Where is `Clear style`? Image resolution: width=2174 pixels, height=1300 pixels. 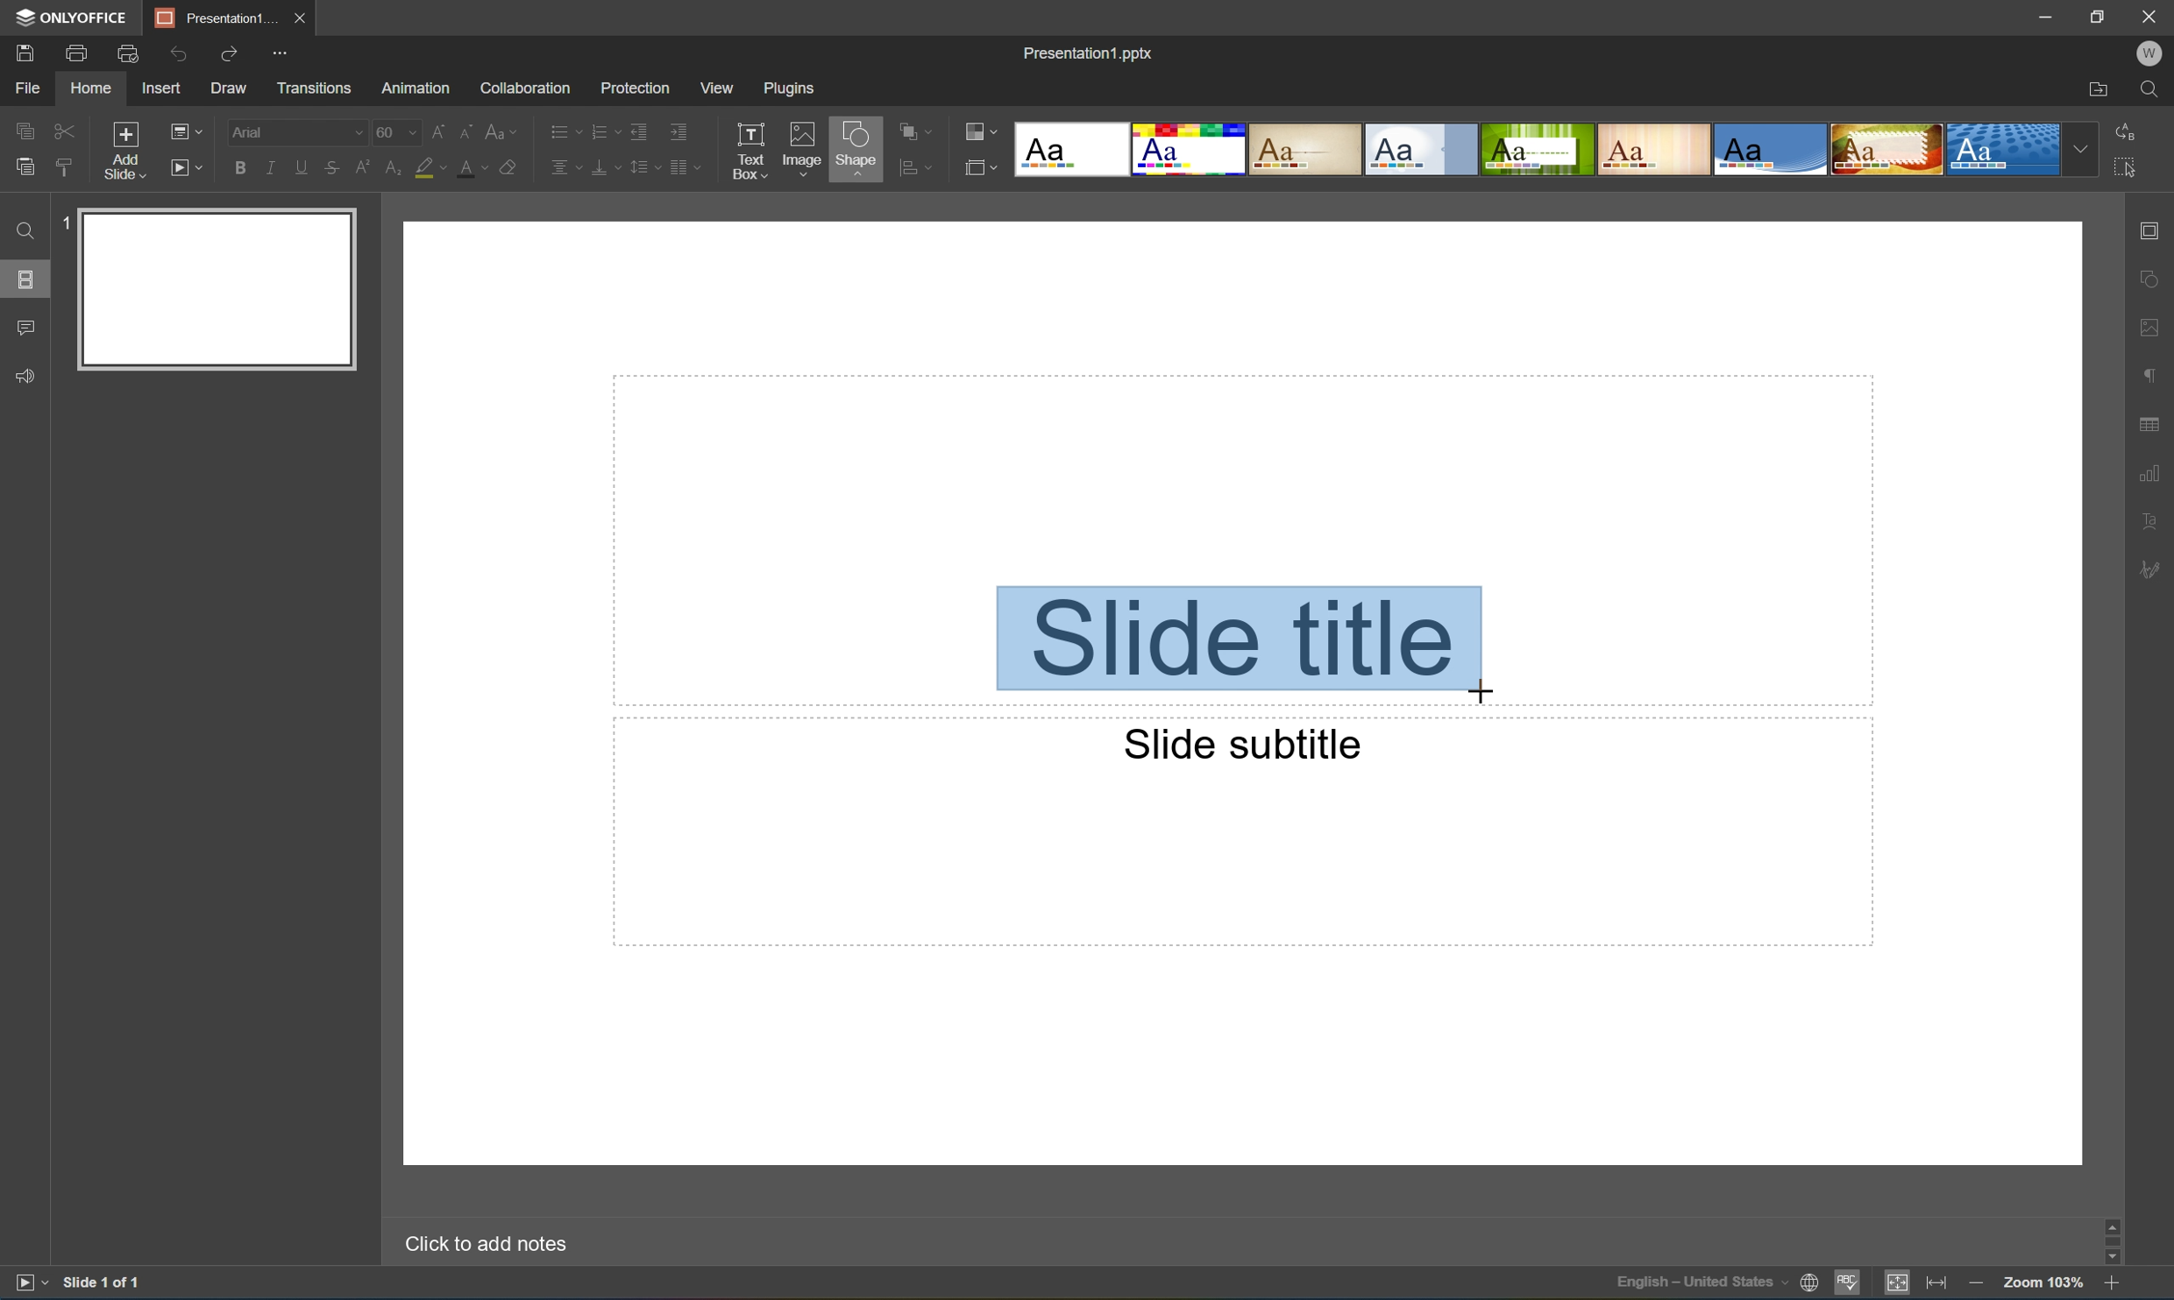 Clear style is located at coordinates (518, 168).